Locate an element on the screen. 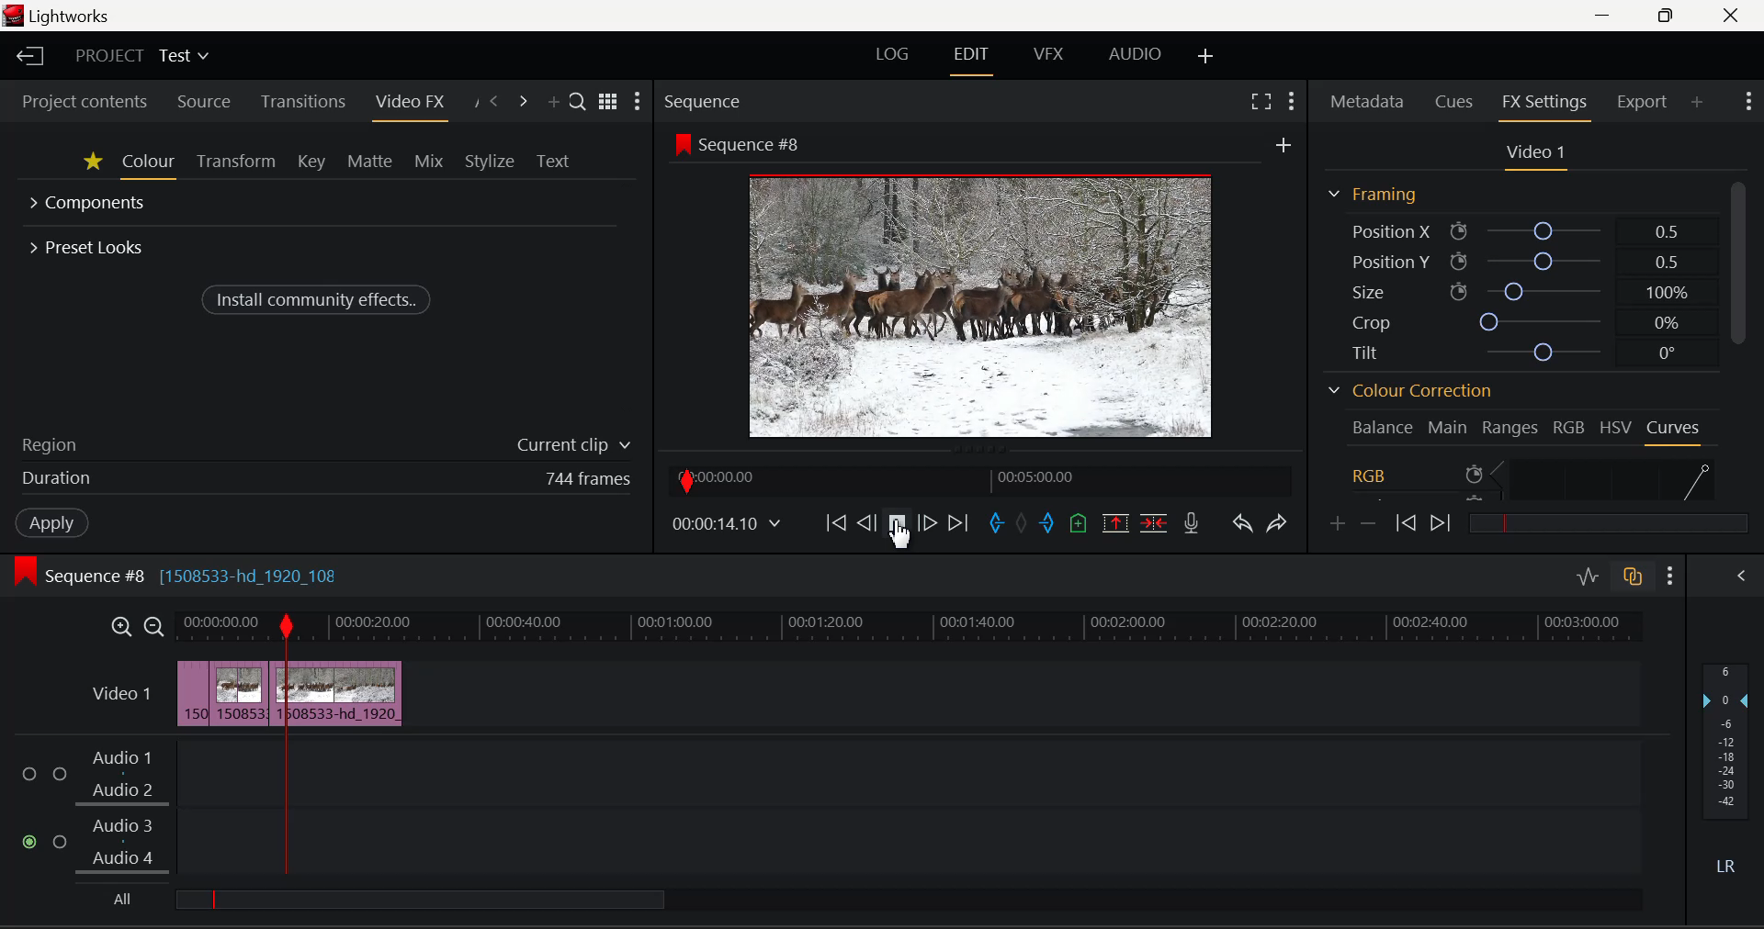 The height and width of the screenshot is (929, 1764). Clip Inserted is located at coordinates (288, 693).